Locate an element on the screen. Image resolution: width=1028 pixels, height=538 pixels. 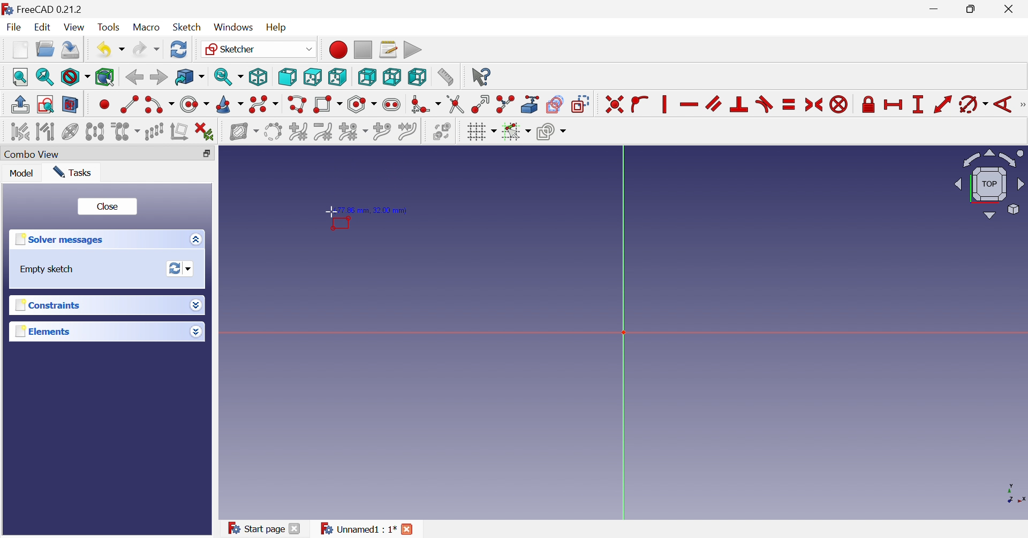
Bottom is located at coordinates (391, 76).